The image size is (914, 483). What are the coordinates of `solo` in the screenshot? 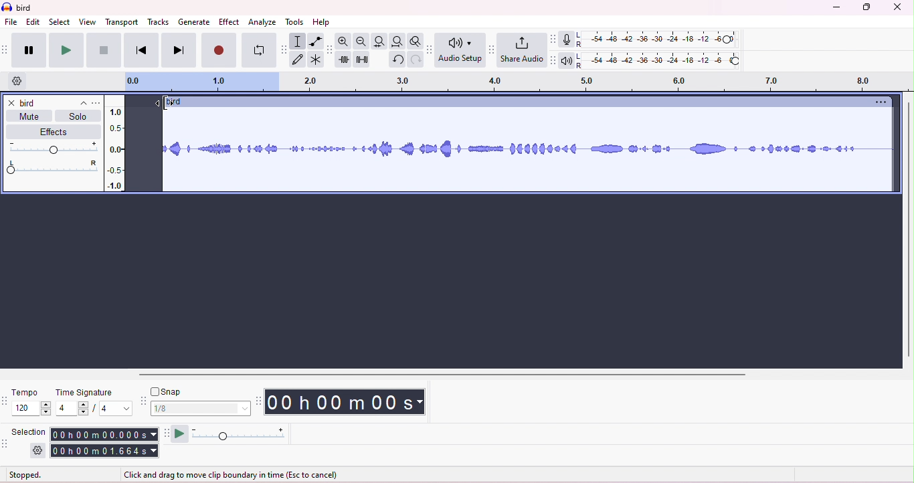 It's located at (78, 118).